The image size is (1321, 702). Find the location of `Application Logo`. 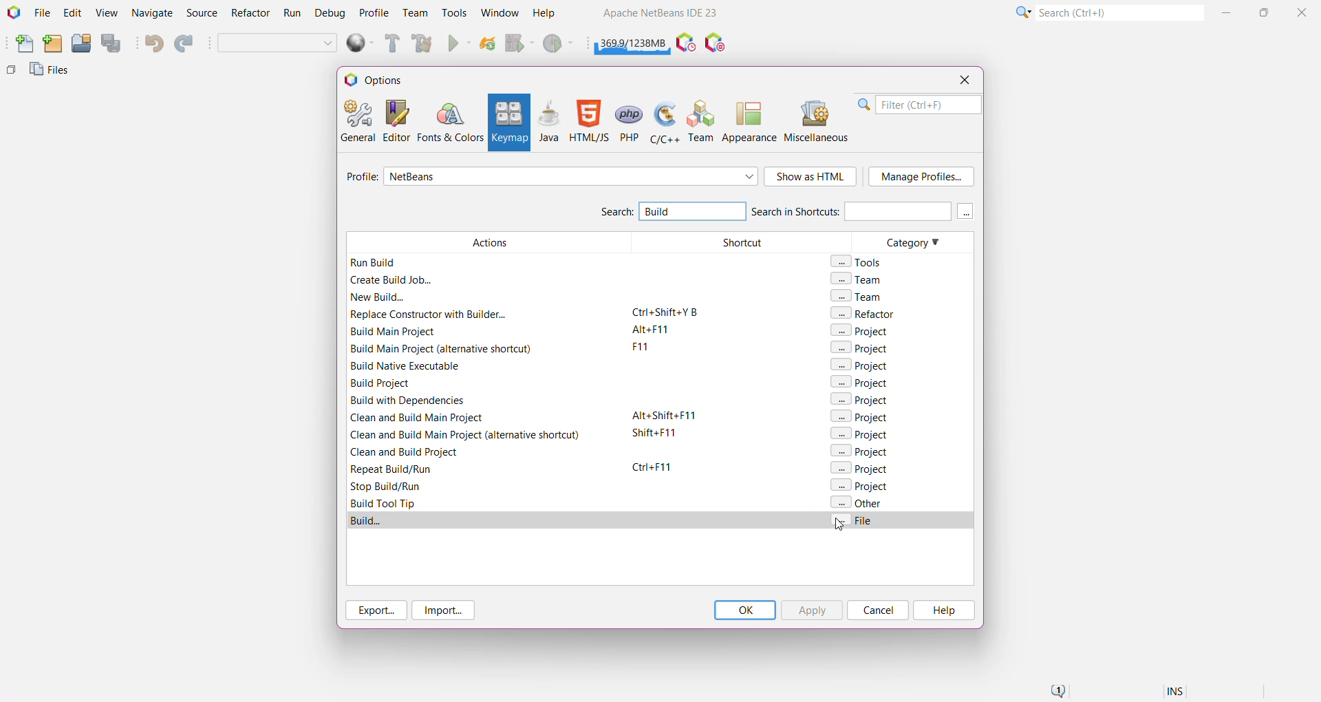

Application Logo is located at coordinates (12, 13).